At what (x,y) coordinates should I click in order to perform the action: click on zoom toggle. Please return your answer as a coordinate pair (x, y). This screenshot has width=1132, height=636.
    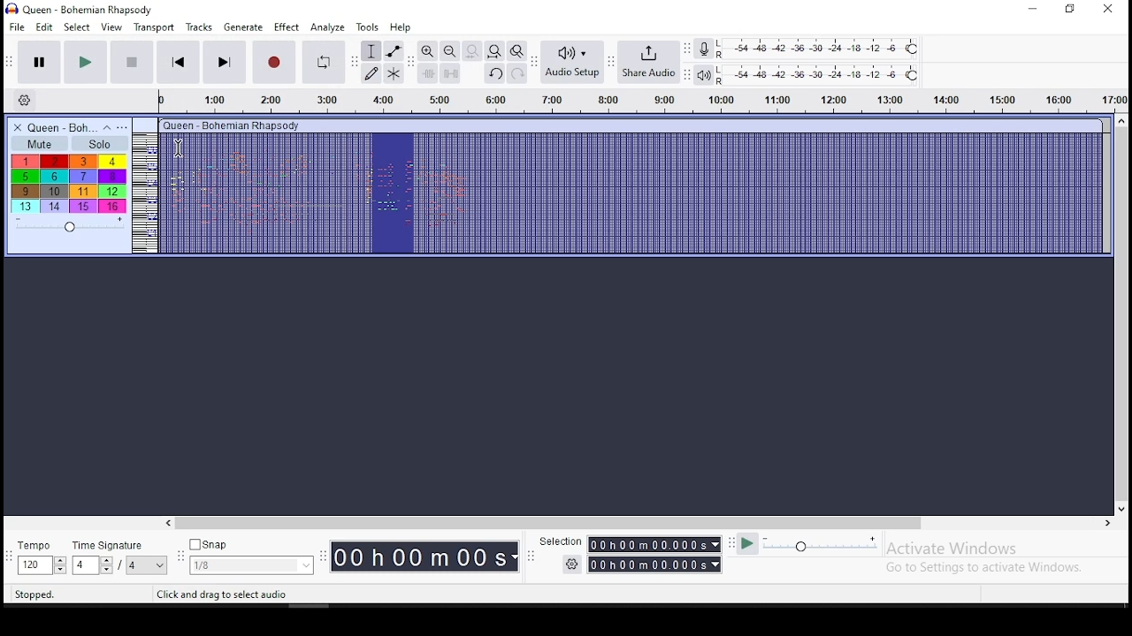
    Looking at the image, I should click on (516, 51).